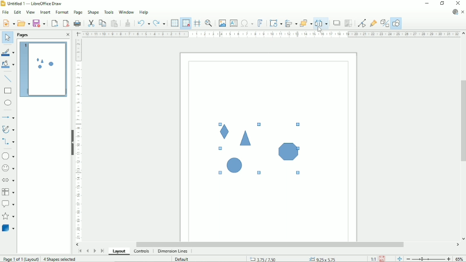  What do you see at coordinates (9, 65) in the screenshot?
I see `Fill color` at bounding box center [9, 65].